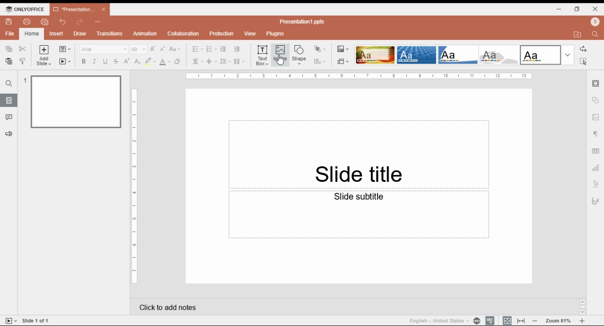  I want to click on shape settings, so click(596, 101).